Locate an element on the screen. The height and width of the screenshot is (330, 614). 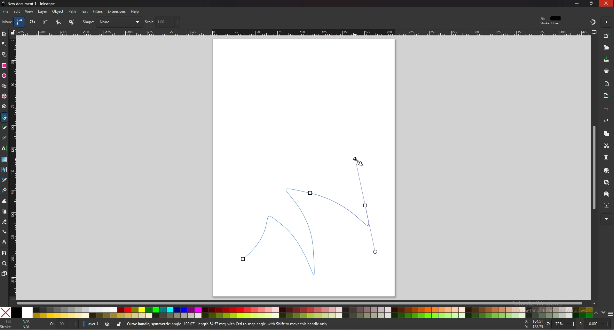
stroke is located at coordinates (550, 24).